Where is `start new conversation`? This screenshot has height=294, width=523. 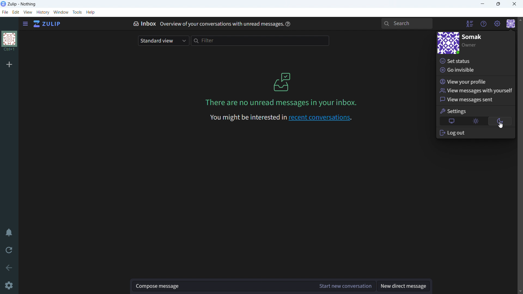
start new conversation is located at coordinates (344, 286).